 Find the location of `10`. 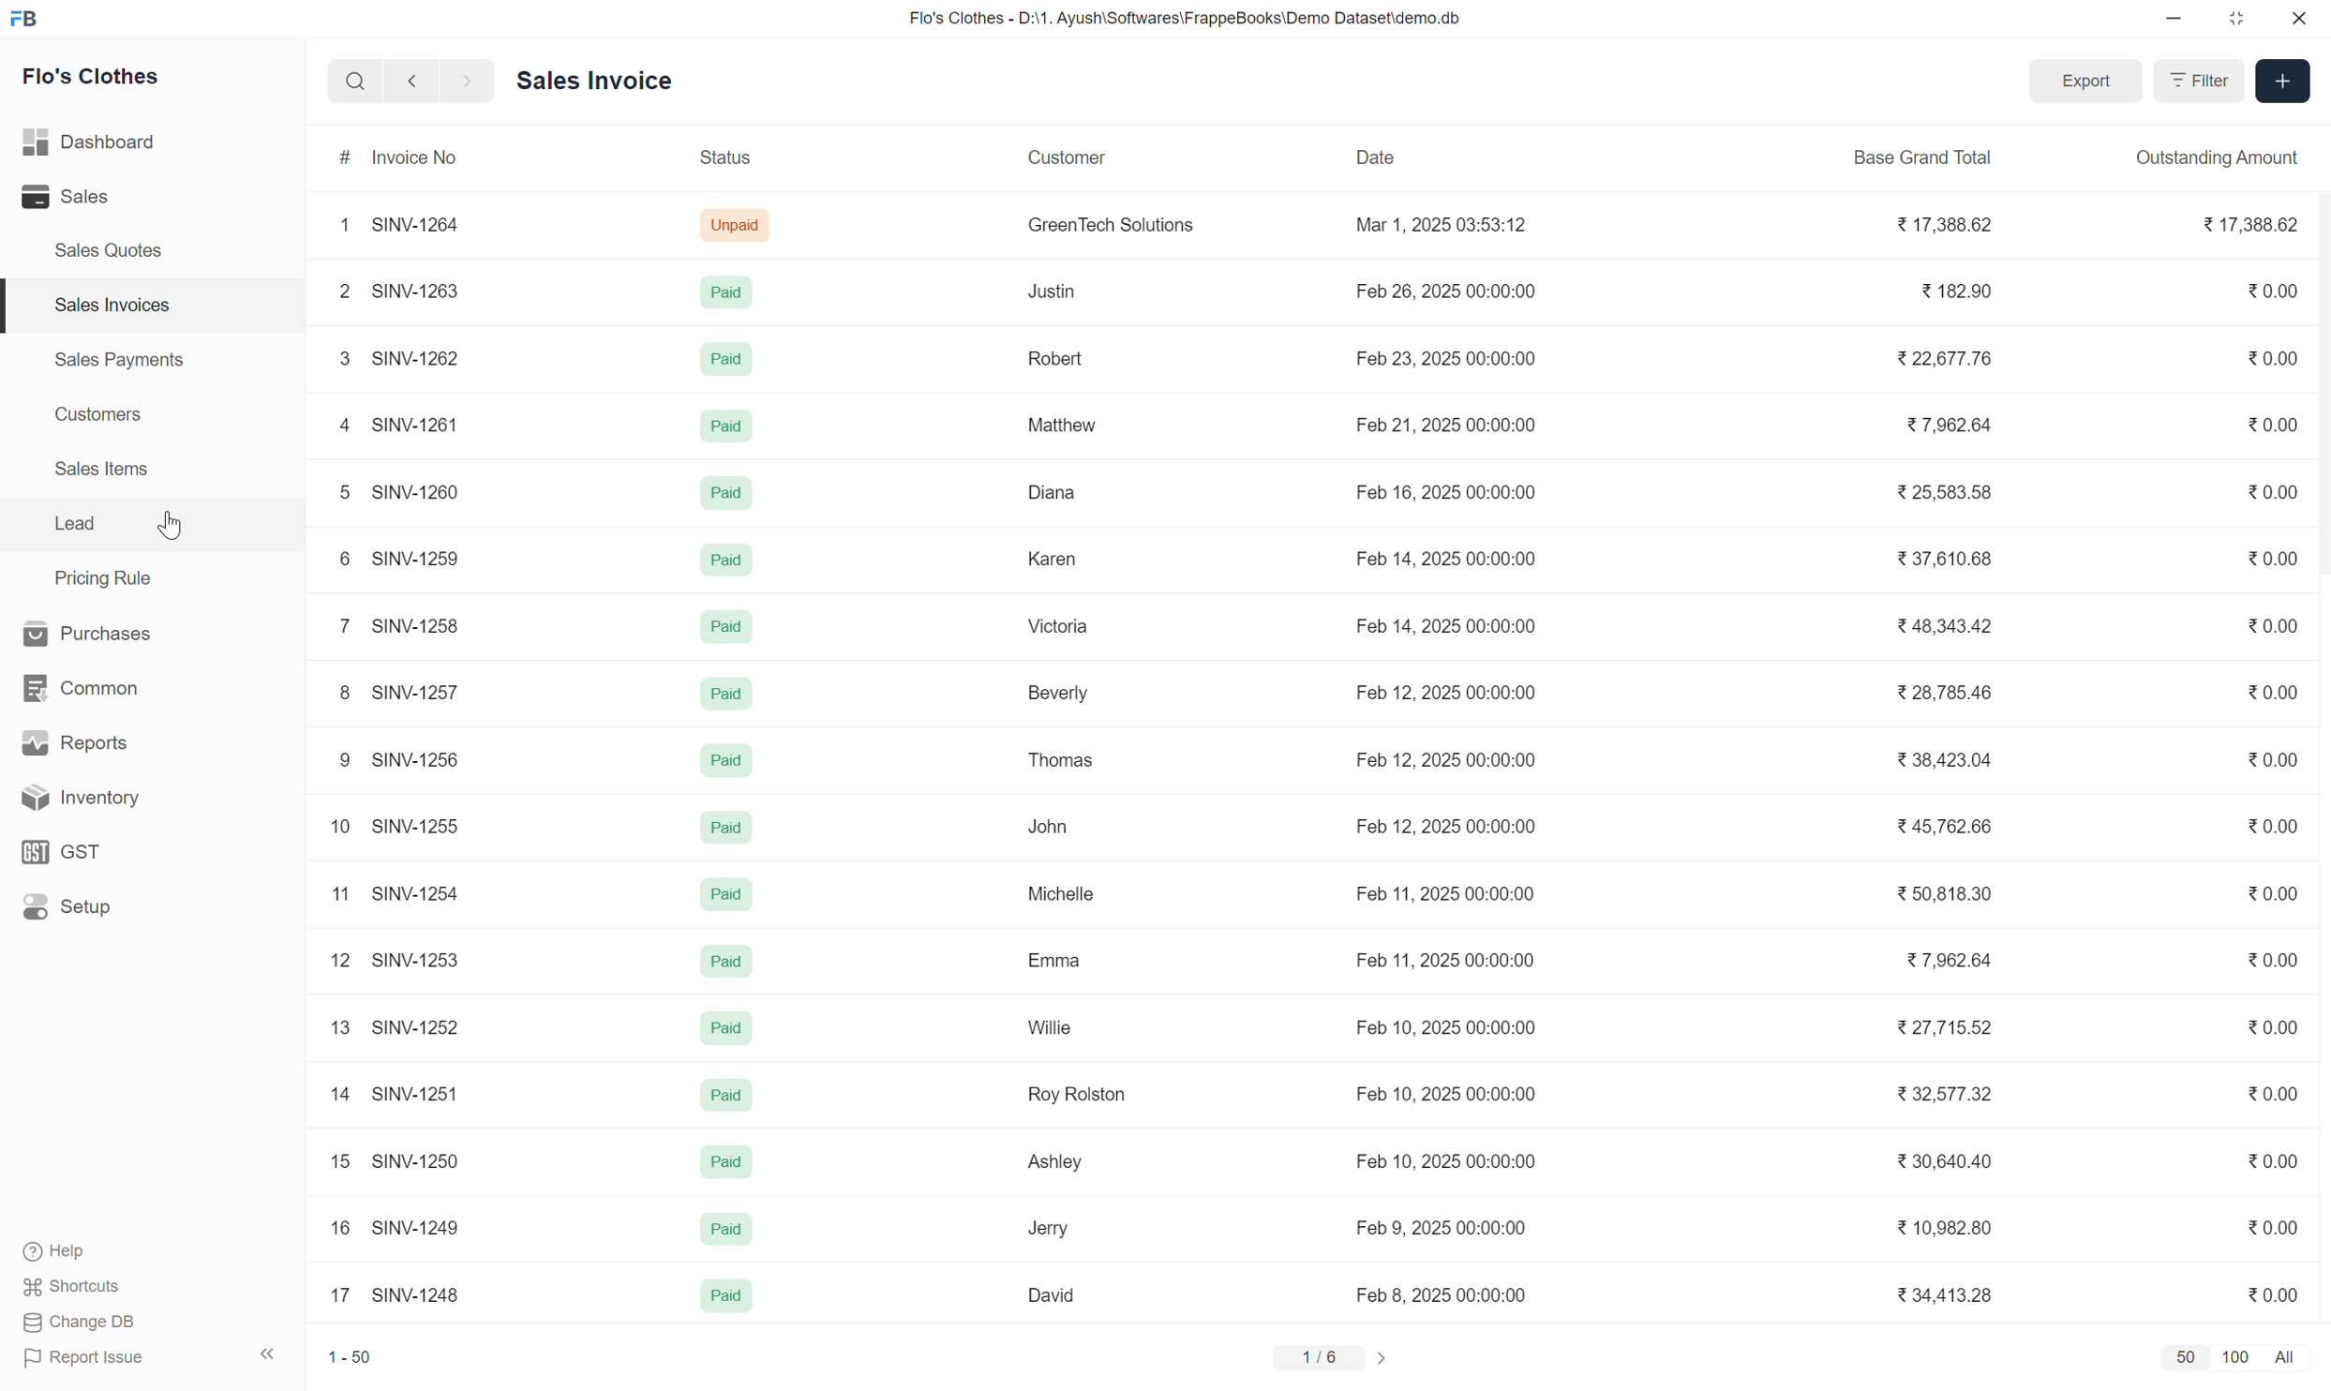

10 is located at coordinates (333, 824).